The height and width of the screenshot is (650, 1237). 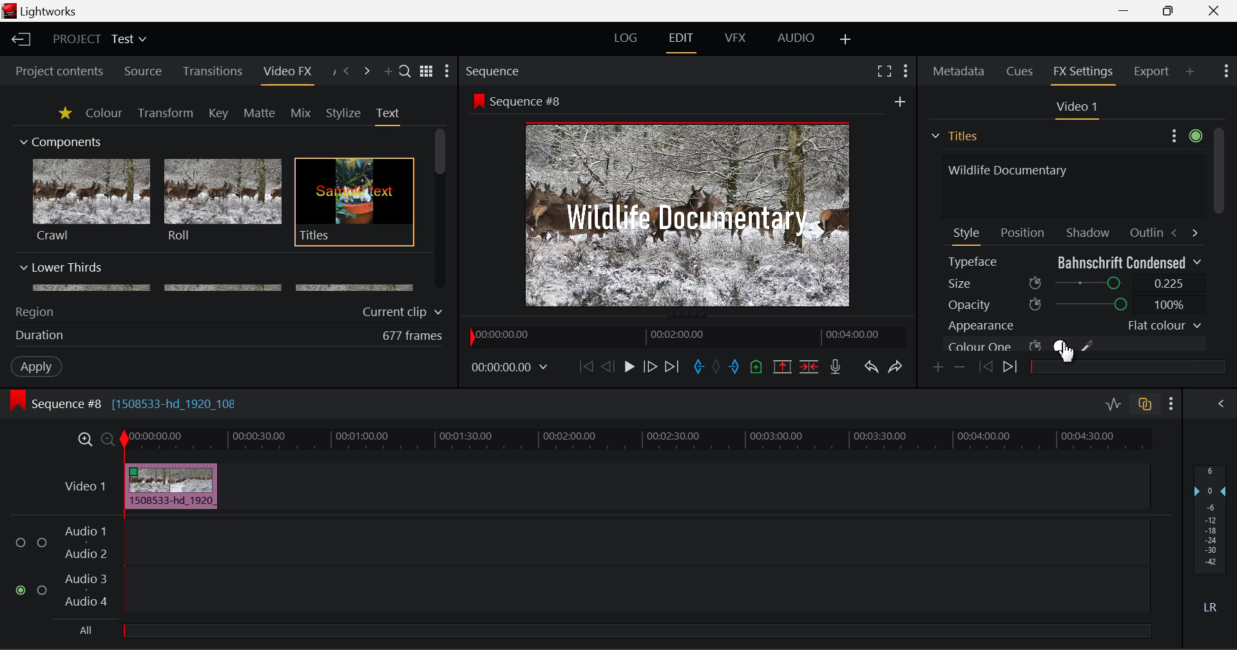 I want to click on Transitions, so click(x=213, y=71).